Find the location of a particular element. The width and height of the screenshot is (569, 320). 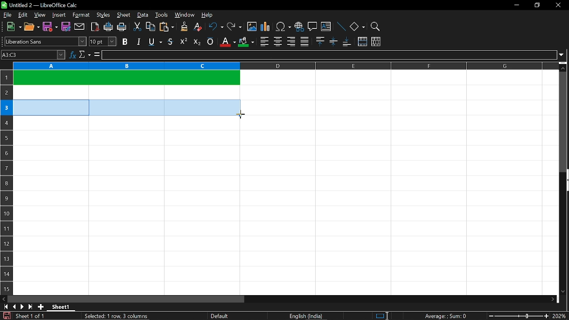

data is located at coordinates (143, 16).